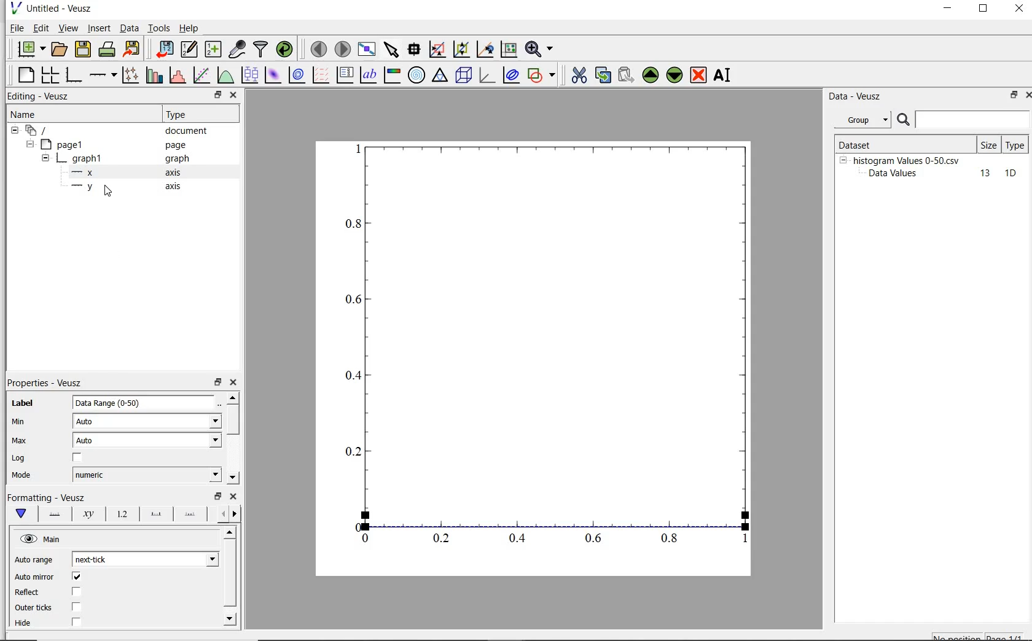  What do you see at coordinates (178, 173) in the screenshot?
I see `axis` at bounding box center [178, 173].